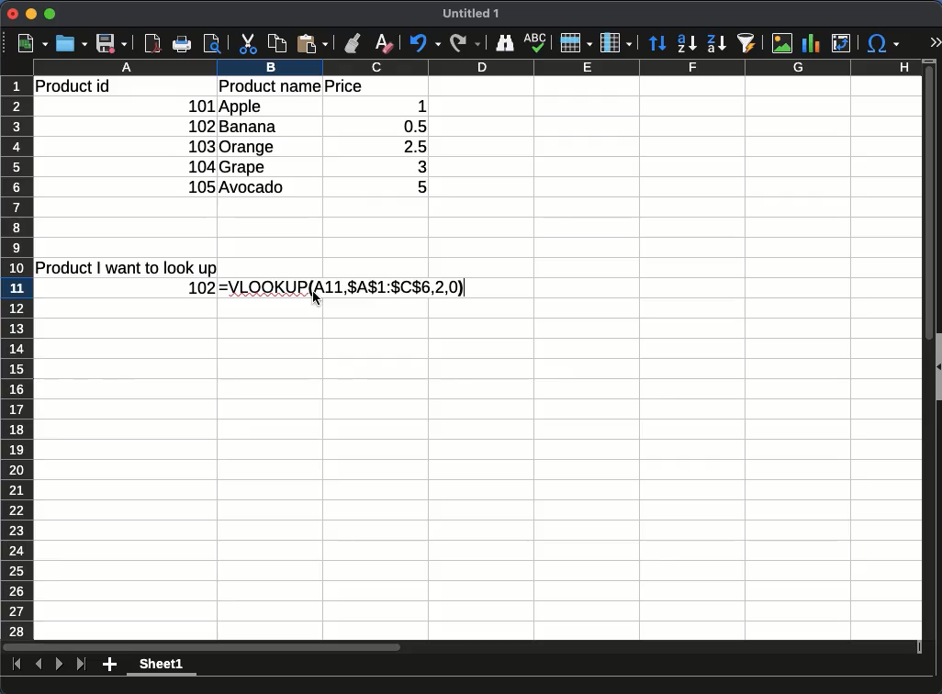  Describe the element at coordinates (412, 186) in the screenshot. I see `5` at that location.